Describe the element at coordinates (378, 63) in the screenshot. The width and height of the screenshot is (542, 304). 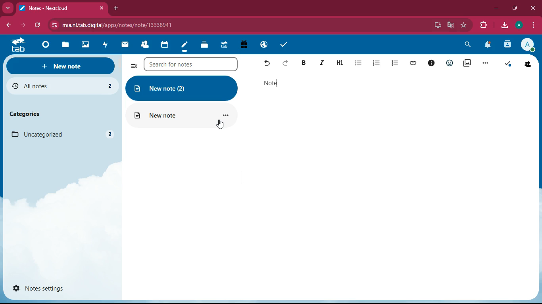
I see `list` at that location.